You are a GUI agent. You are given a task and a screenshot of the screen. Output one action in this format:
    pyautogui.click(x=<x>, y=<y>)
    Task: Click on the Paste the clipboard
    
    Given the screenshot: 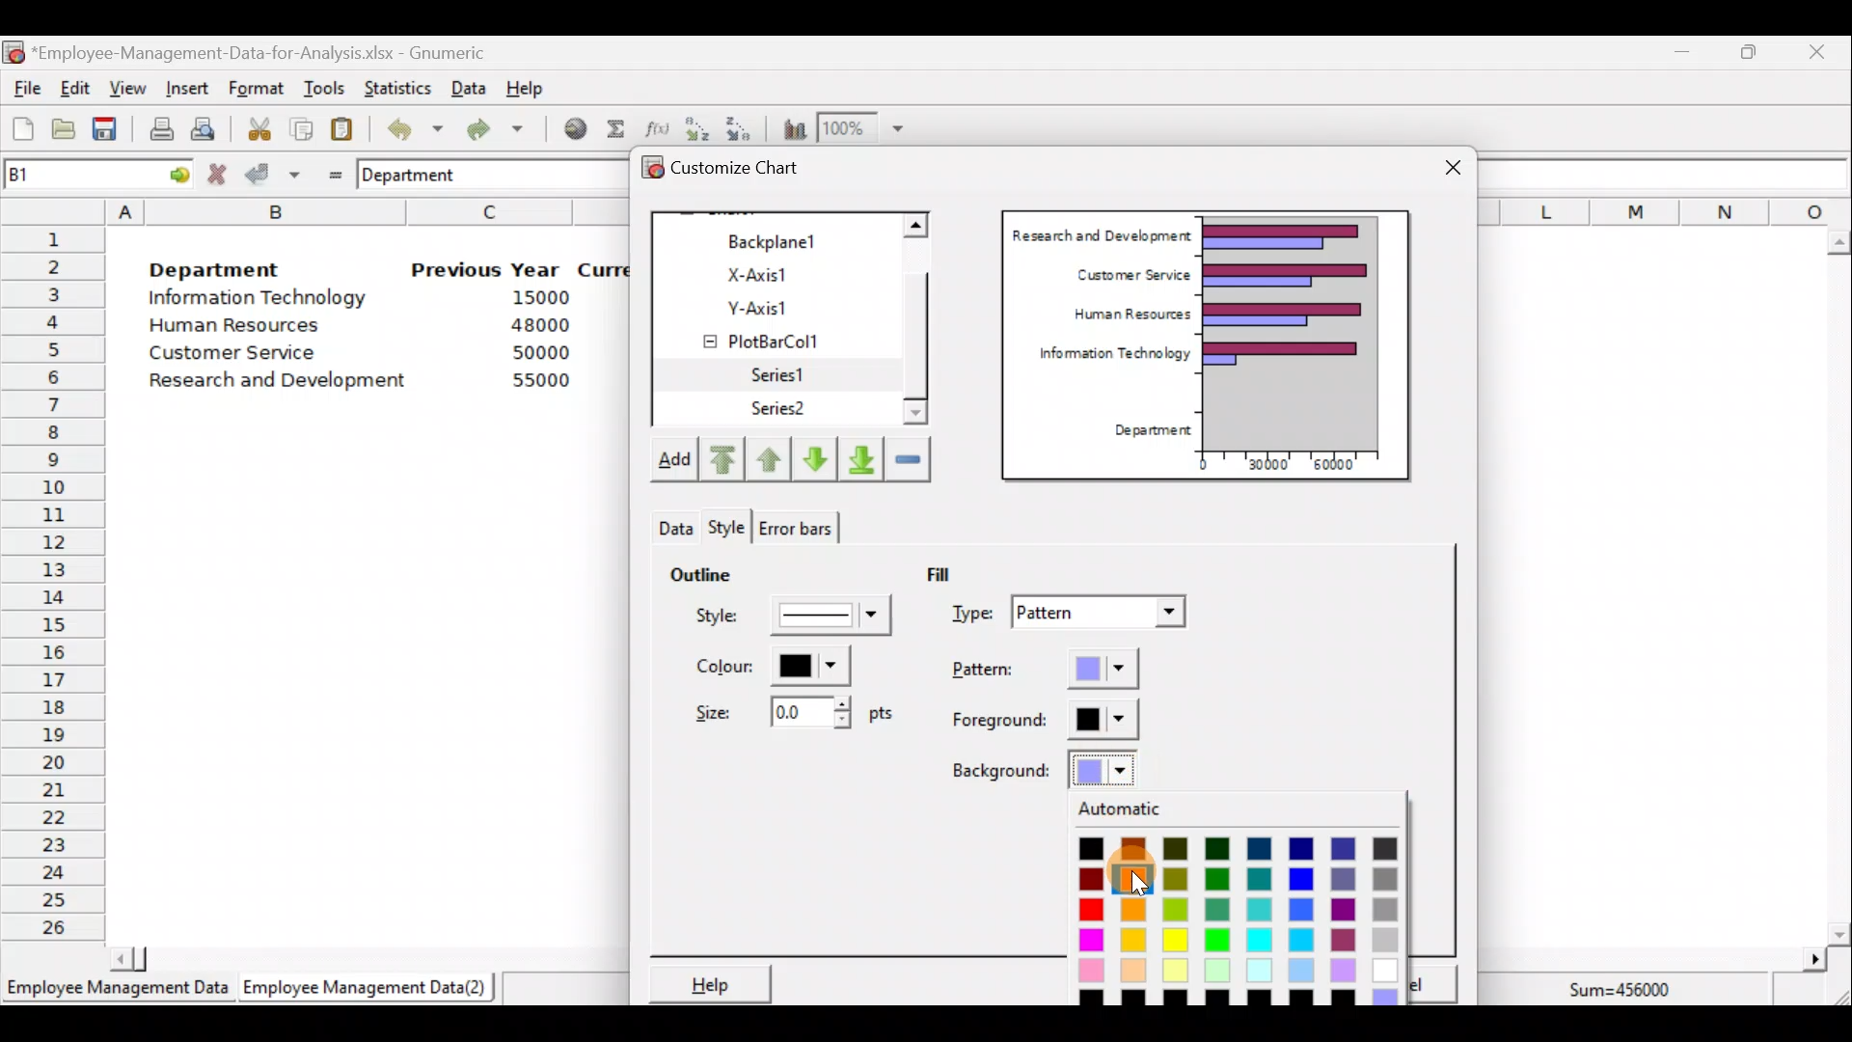 What is the action you would take?
    pyautogui.click(x=341, y=128)
    